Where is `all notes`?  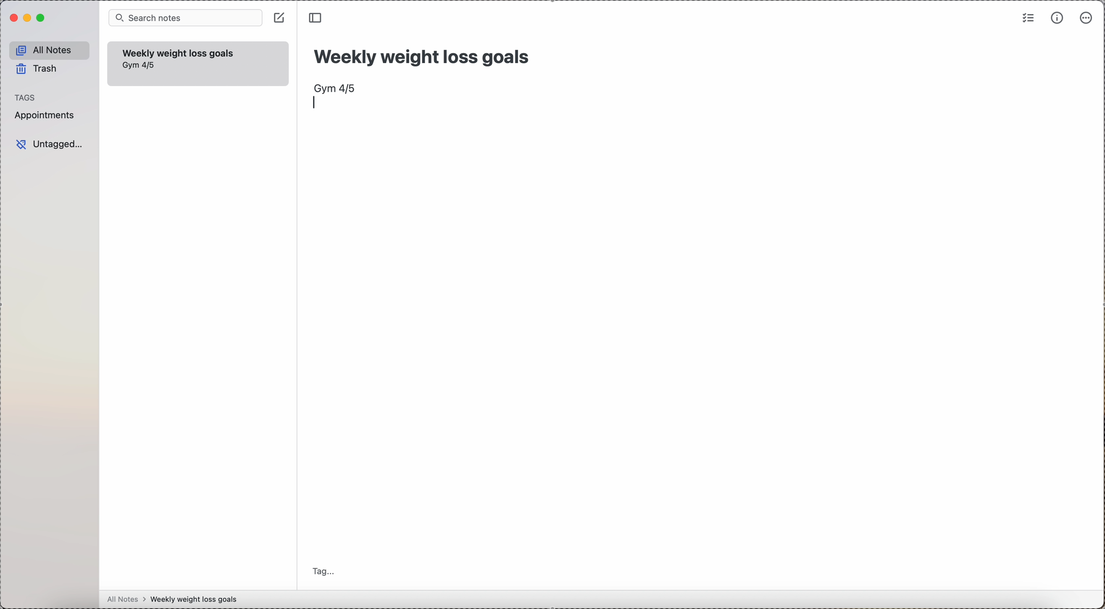
all notes is located at coordinates (50, 50).